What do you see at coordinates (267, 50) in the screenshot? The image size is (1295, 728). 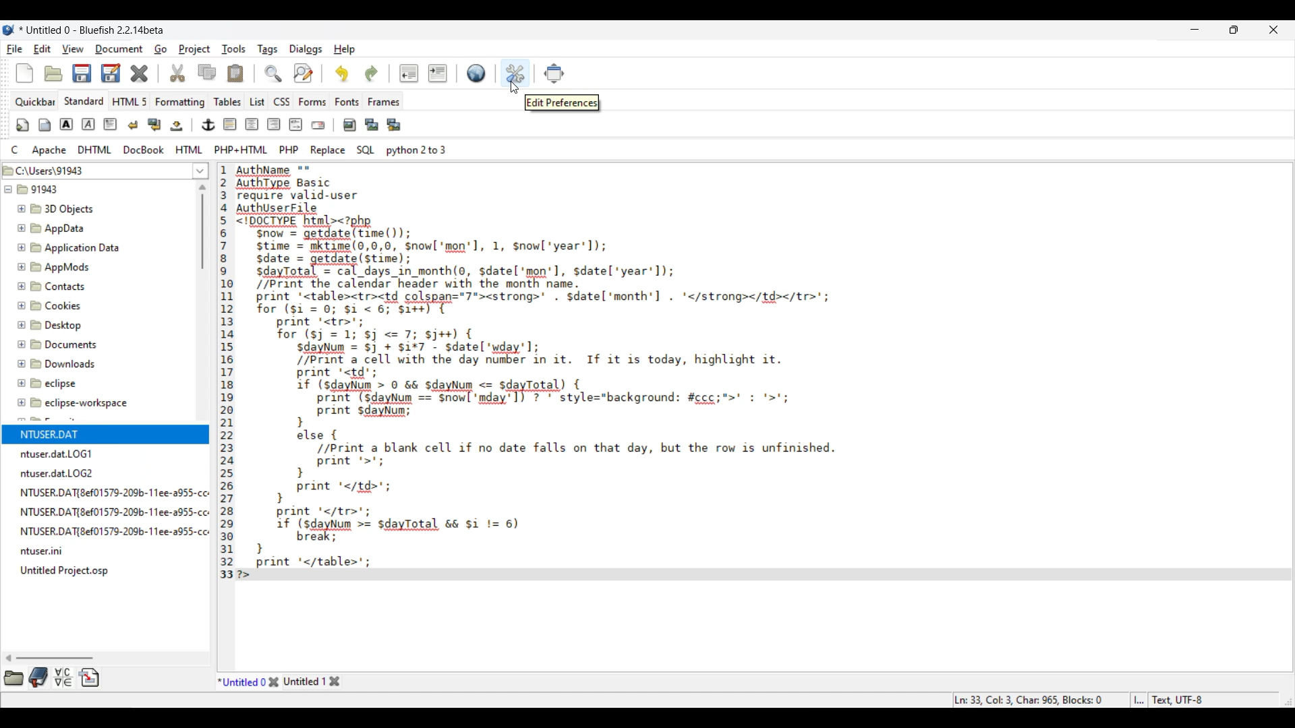 I see `Tags menu` at bounding box center [267, 50].